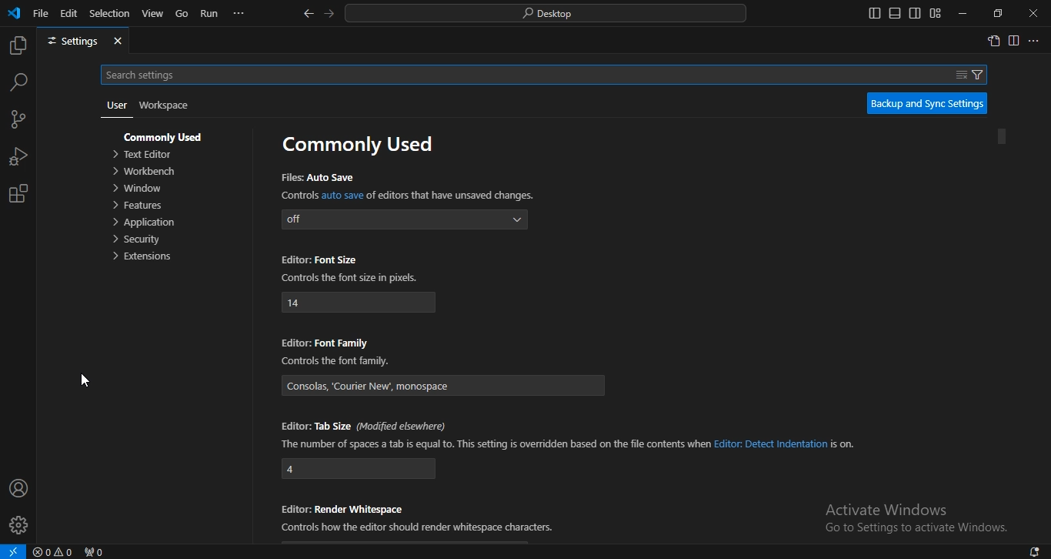  Describe the element at coordinates (19, 193) in the screenshot. I see `extension` at that location.